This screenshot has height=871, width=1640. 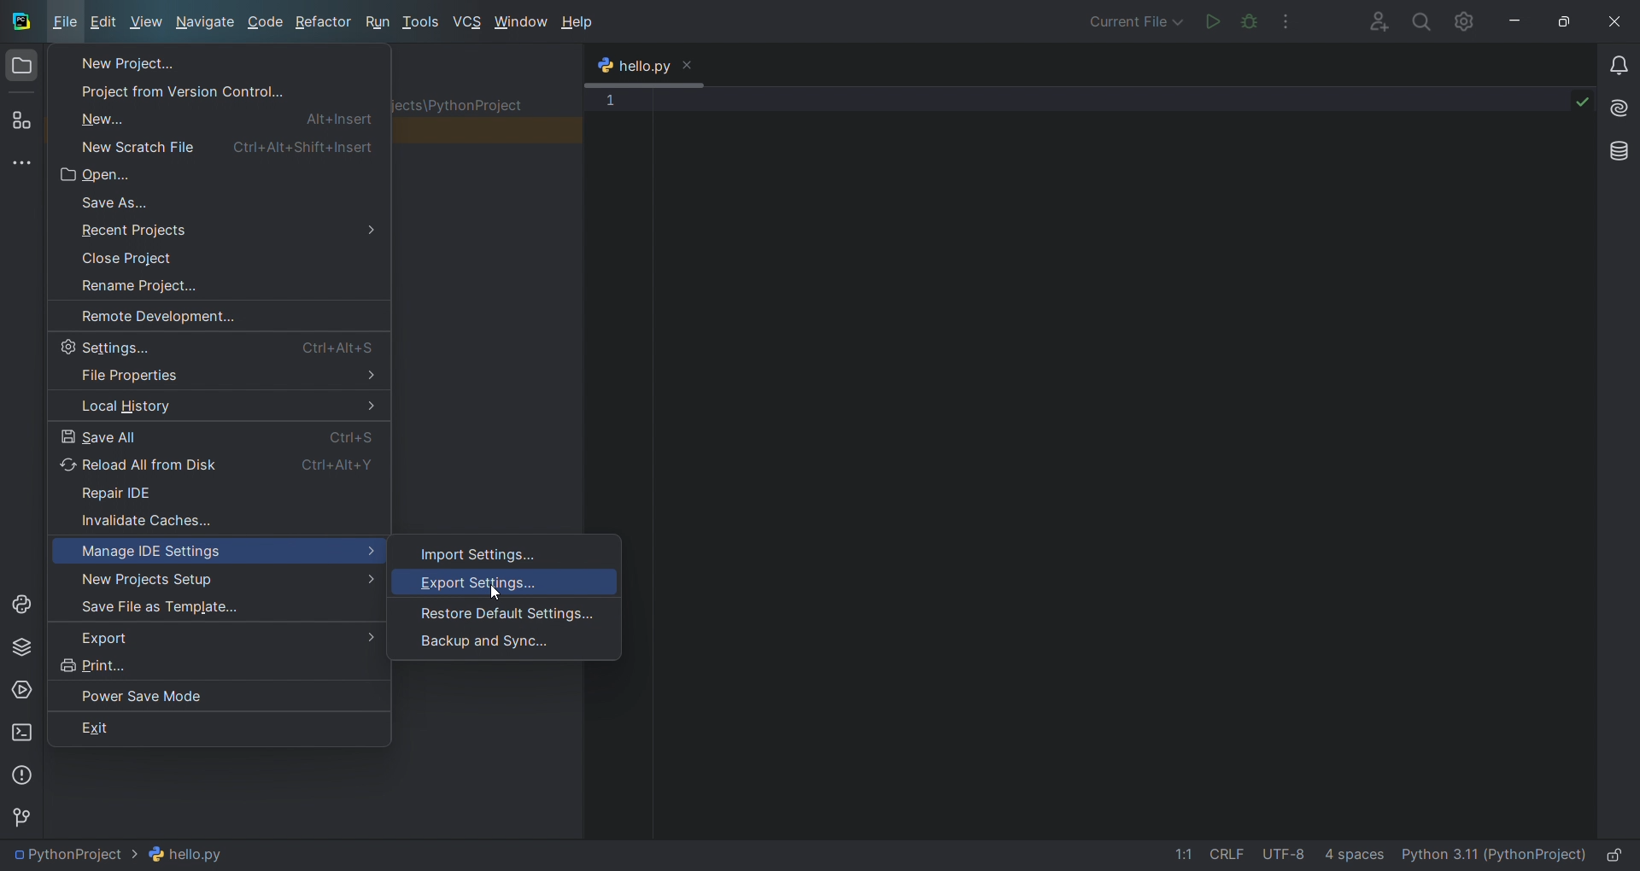 What do you see at coordinates (216, 313) in the screenshot?
I see `remote development` at bounding box center [216, 313].